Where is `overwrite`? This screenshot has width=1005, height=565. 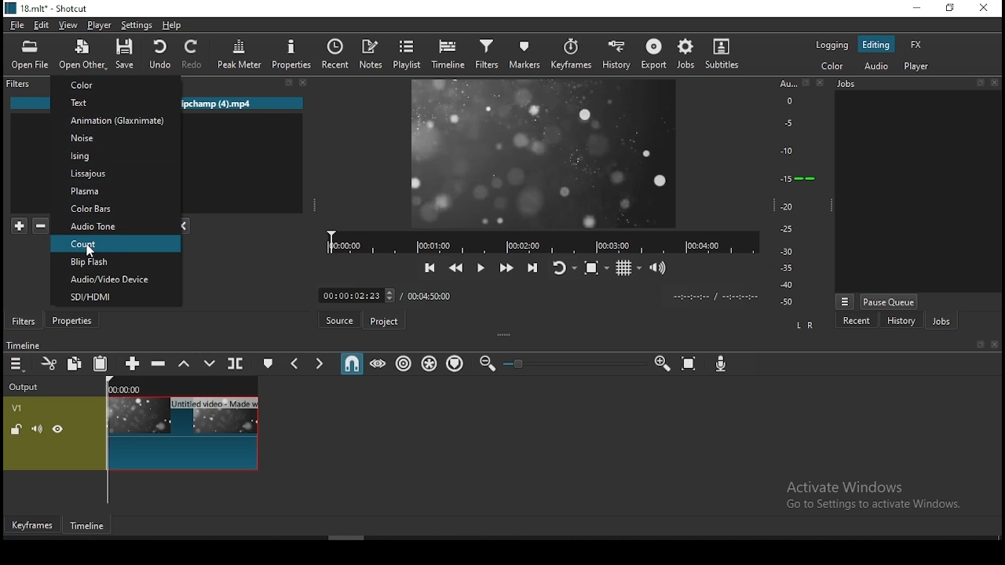 overwrite is located at coordinates (210, 364).